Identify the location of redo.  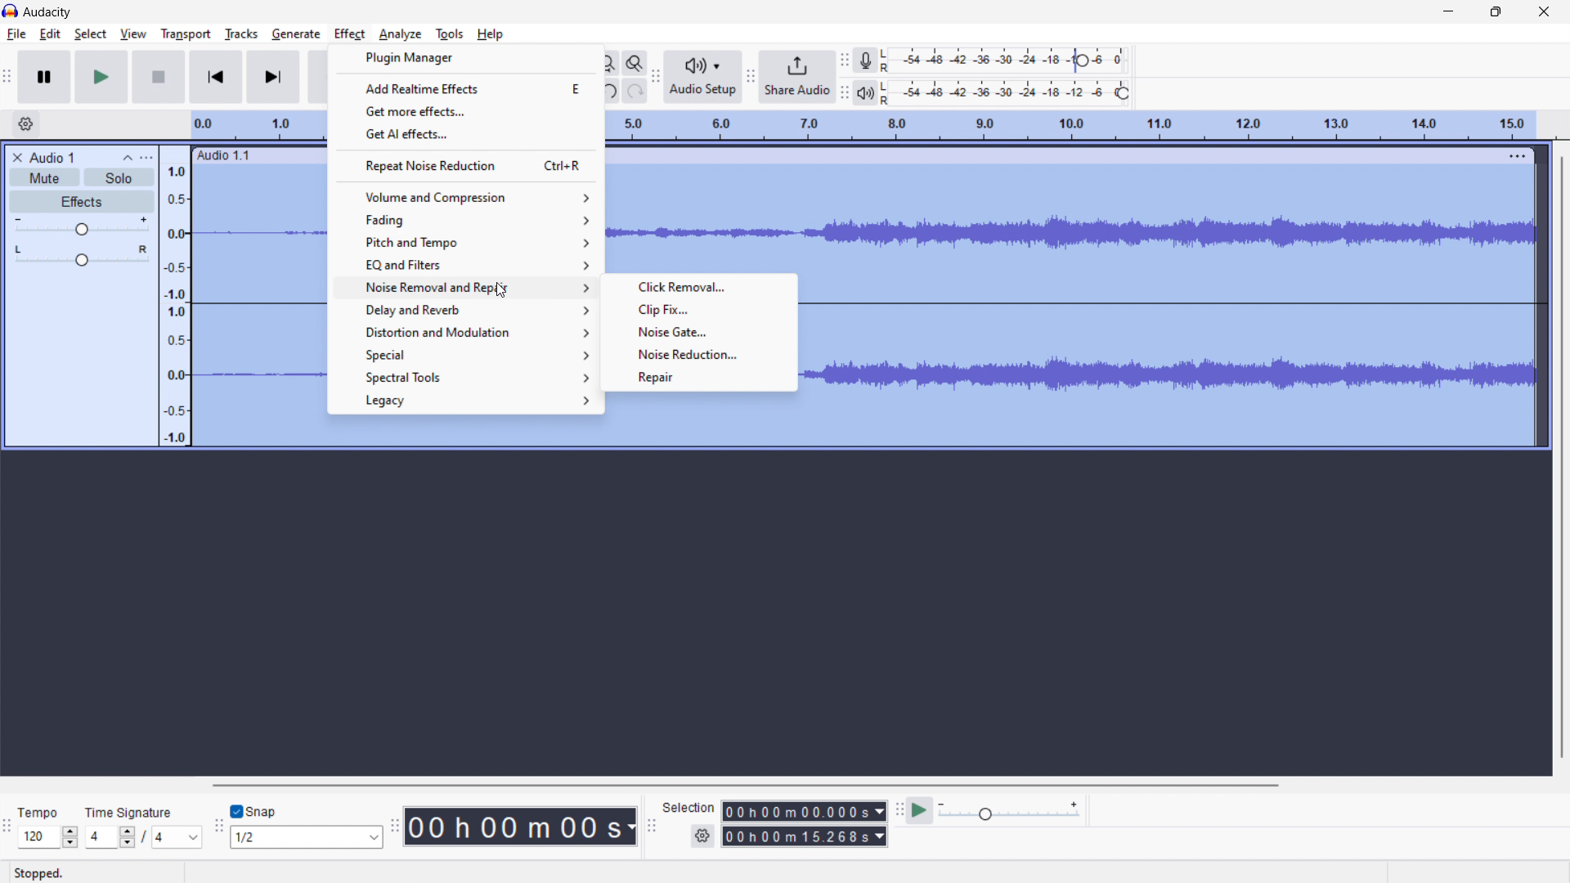
(635, 90).